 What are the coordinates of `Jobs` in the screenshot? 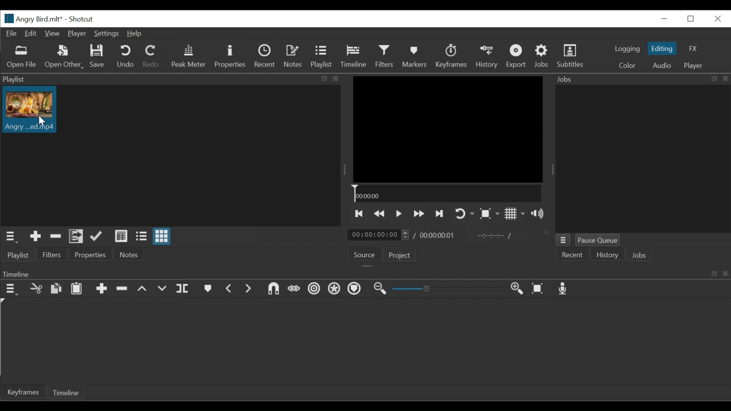 It's located at (543, 56).